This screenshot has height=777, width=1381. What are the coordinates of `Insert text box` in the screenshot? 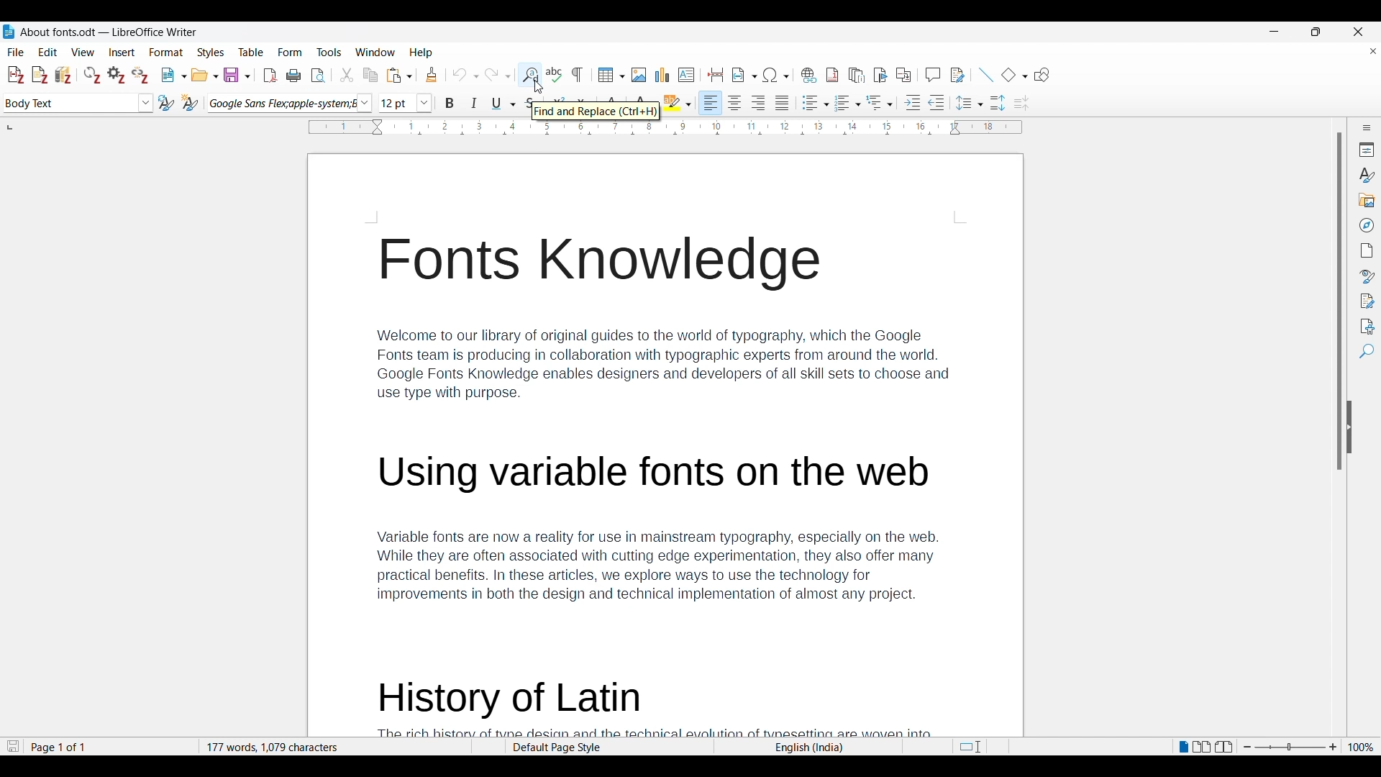 It's located at (687, 75).